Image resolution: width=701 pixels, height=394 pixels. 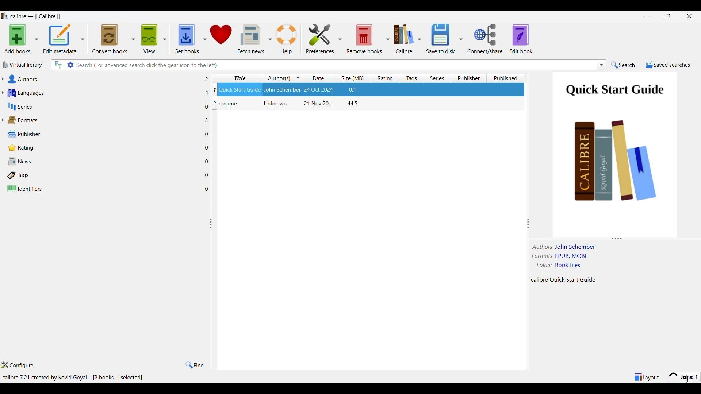 What do you see at coordinates (437, 78) in the screenshot?
I see `Series column` at bounding box center [437, 78].